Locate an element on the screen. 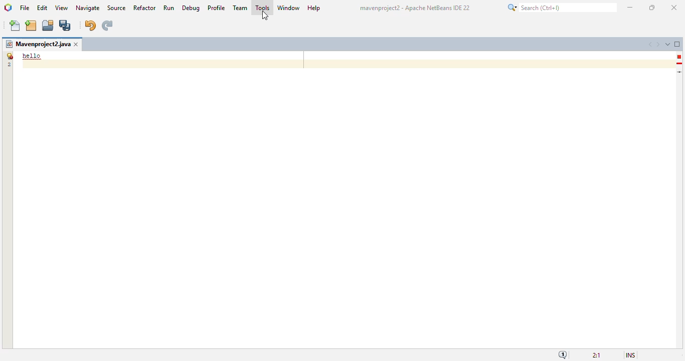 The image size is (685, 361). show opened documents list is located at coordinates (667, 44).